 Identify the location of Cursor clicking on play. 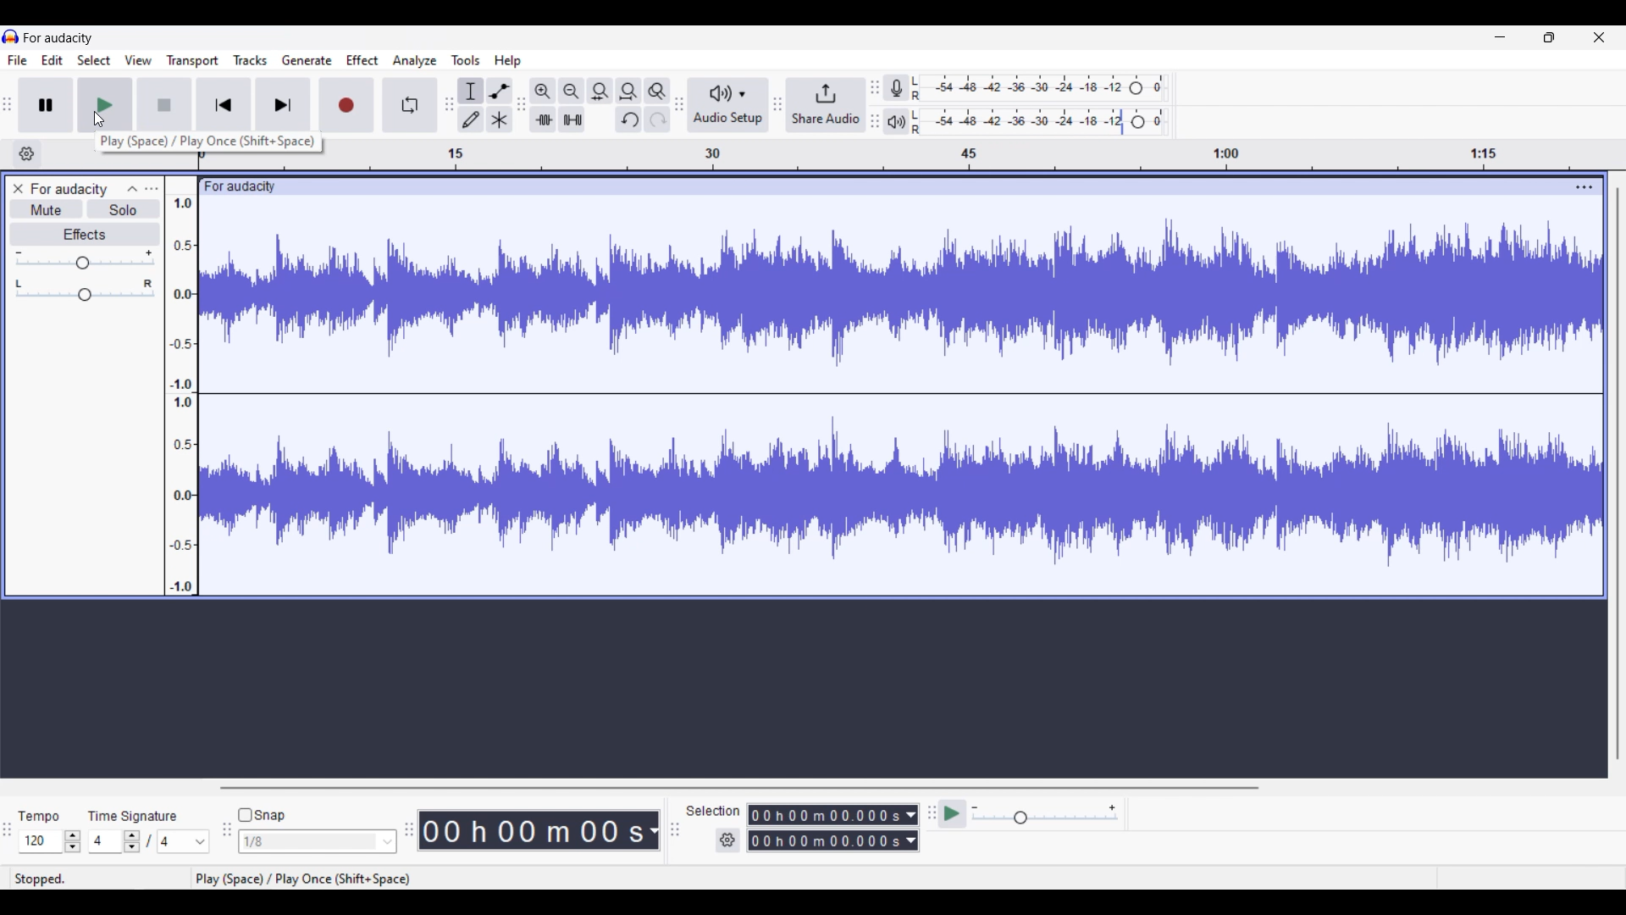
(99, 120).